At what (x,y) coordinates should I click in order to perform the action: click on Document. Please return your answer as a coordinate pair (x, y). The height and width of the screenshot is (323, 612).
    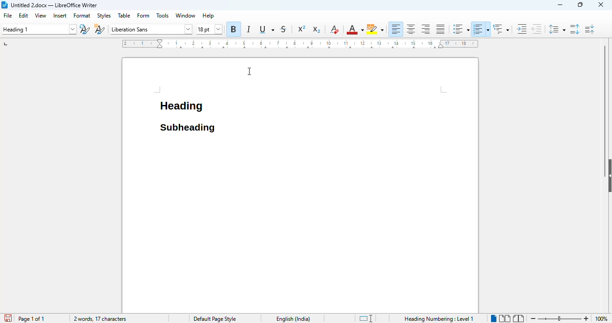
    Looking at the image, I should click on (301, 224).